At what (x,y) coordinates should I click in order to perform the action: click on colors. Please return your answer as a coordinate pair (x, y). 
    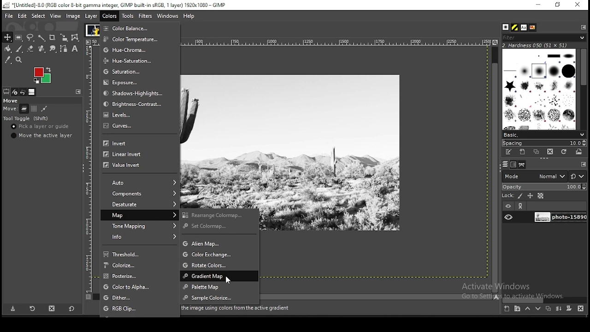
    Looking at the image, I should click on (110, 16).